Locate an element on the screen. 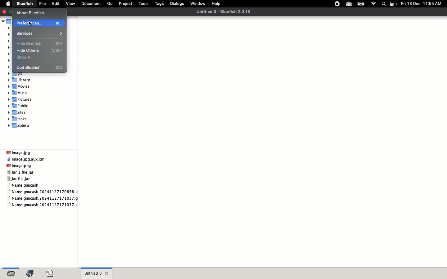 This screenshot has width=447, height=279. files is located at coordinates (43, 178).